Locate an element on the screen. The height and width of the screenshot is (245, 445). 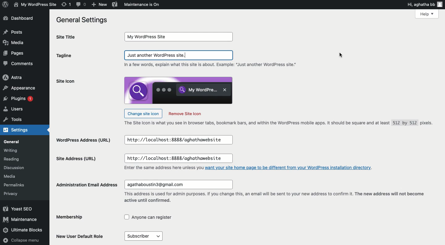
input box is located at coordinates (178, 185).